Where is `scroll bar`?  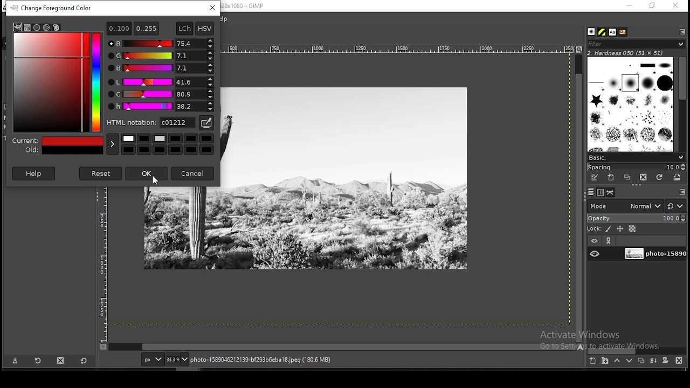
scroll bar is located at coordinates (637, 350).